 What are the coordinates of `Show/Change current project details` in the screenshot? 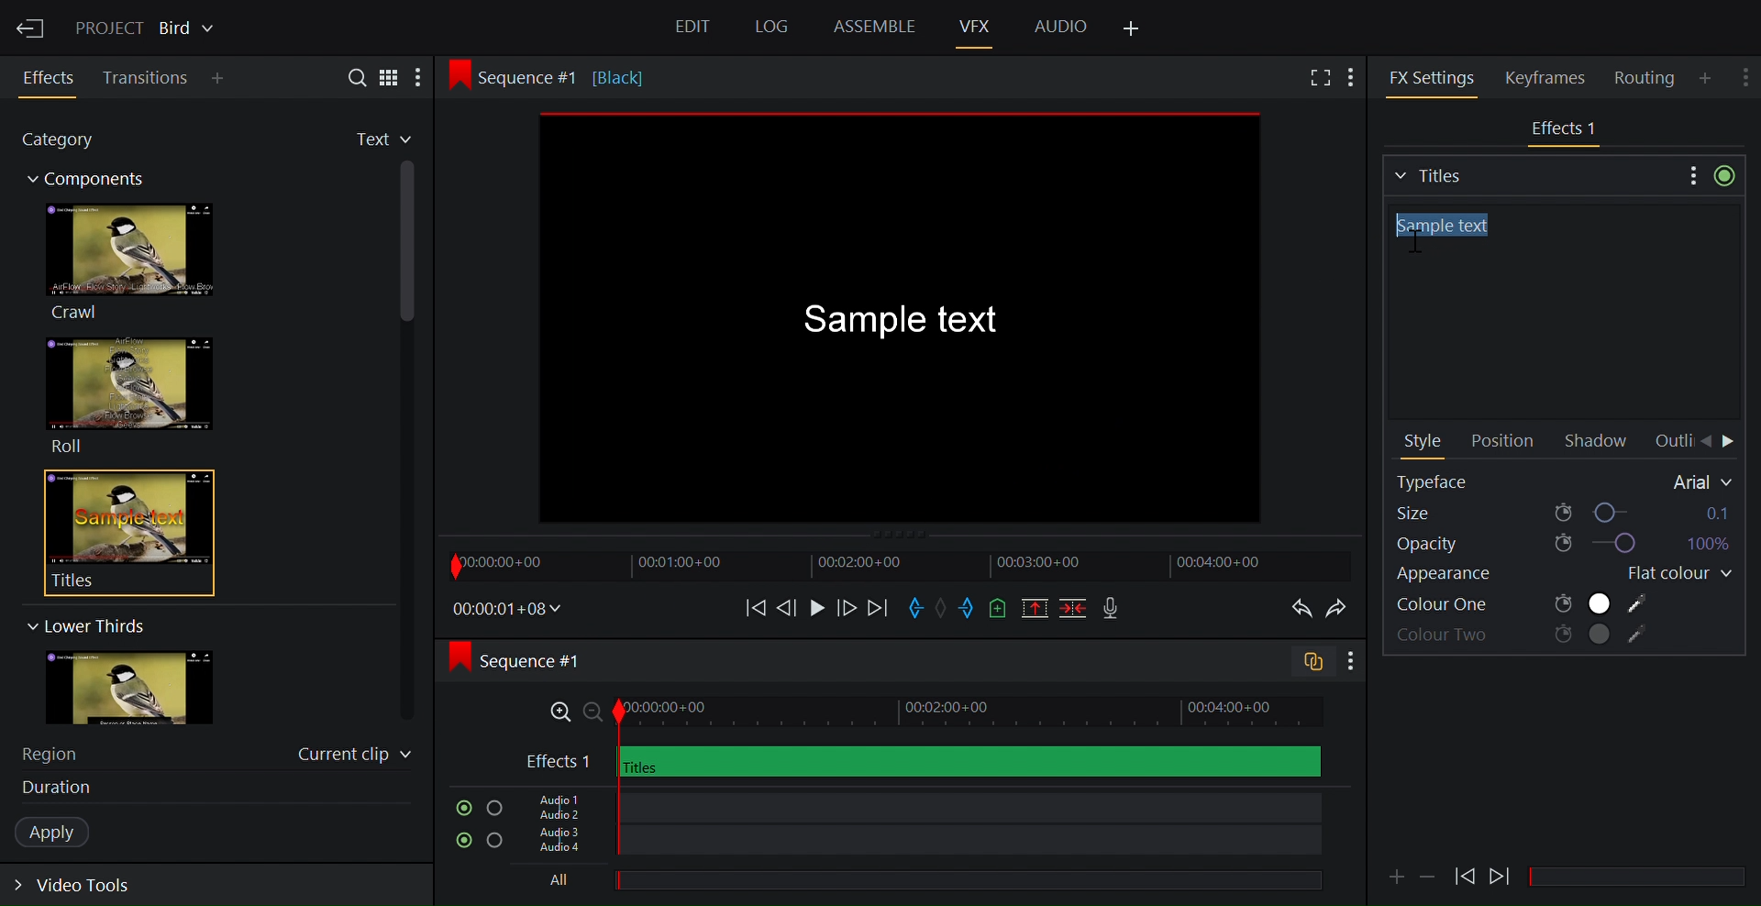 It's located at (148, 26).